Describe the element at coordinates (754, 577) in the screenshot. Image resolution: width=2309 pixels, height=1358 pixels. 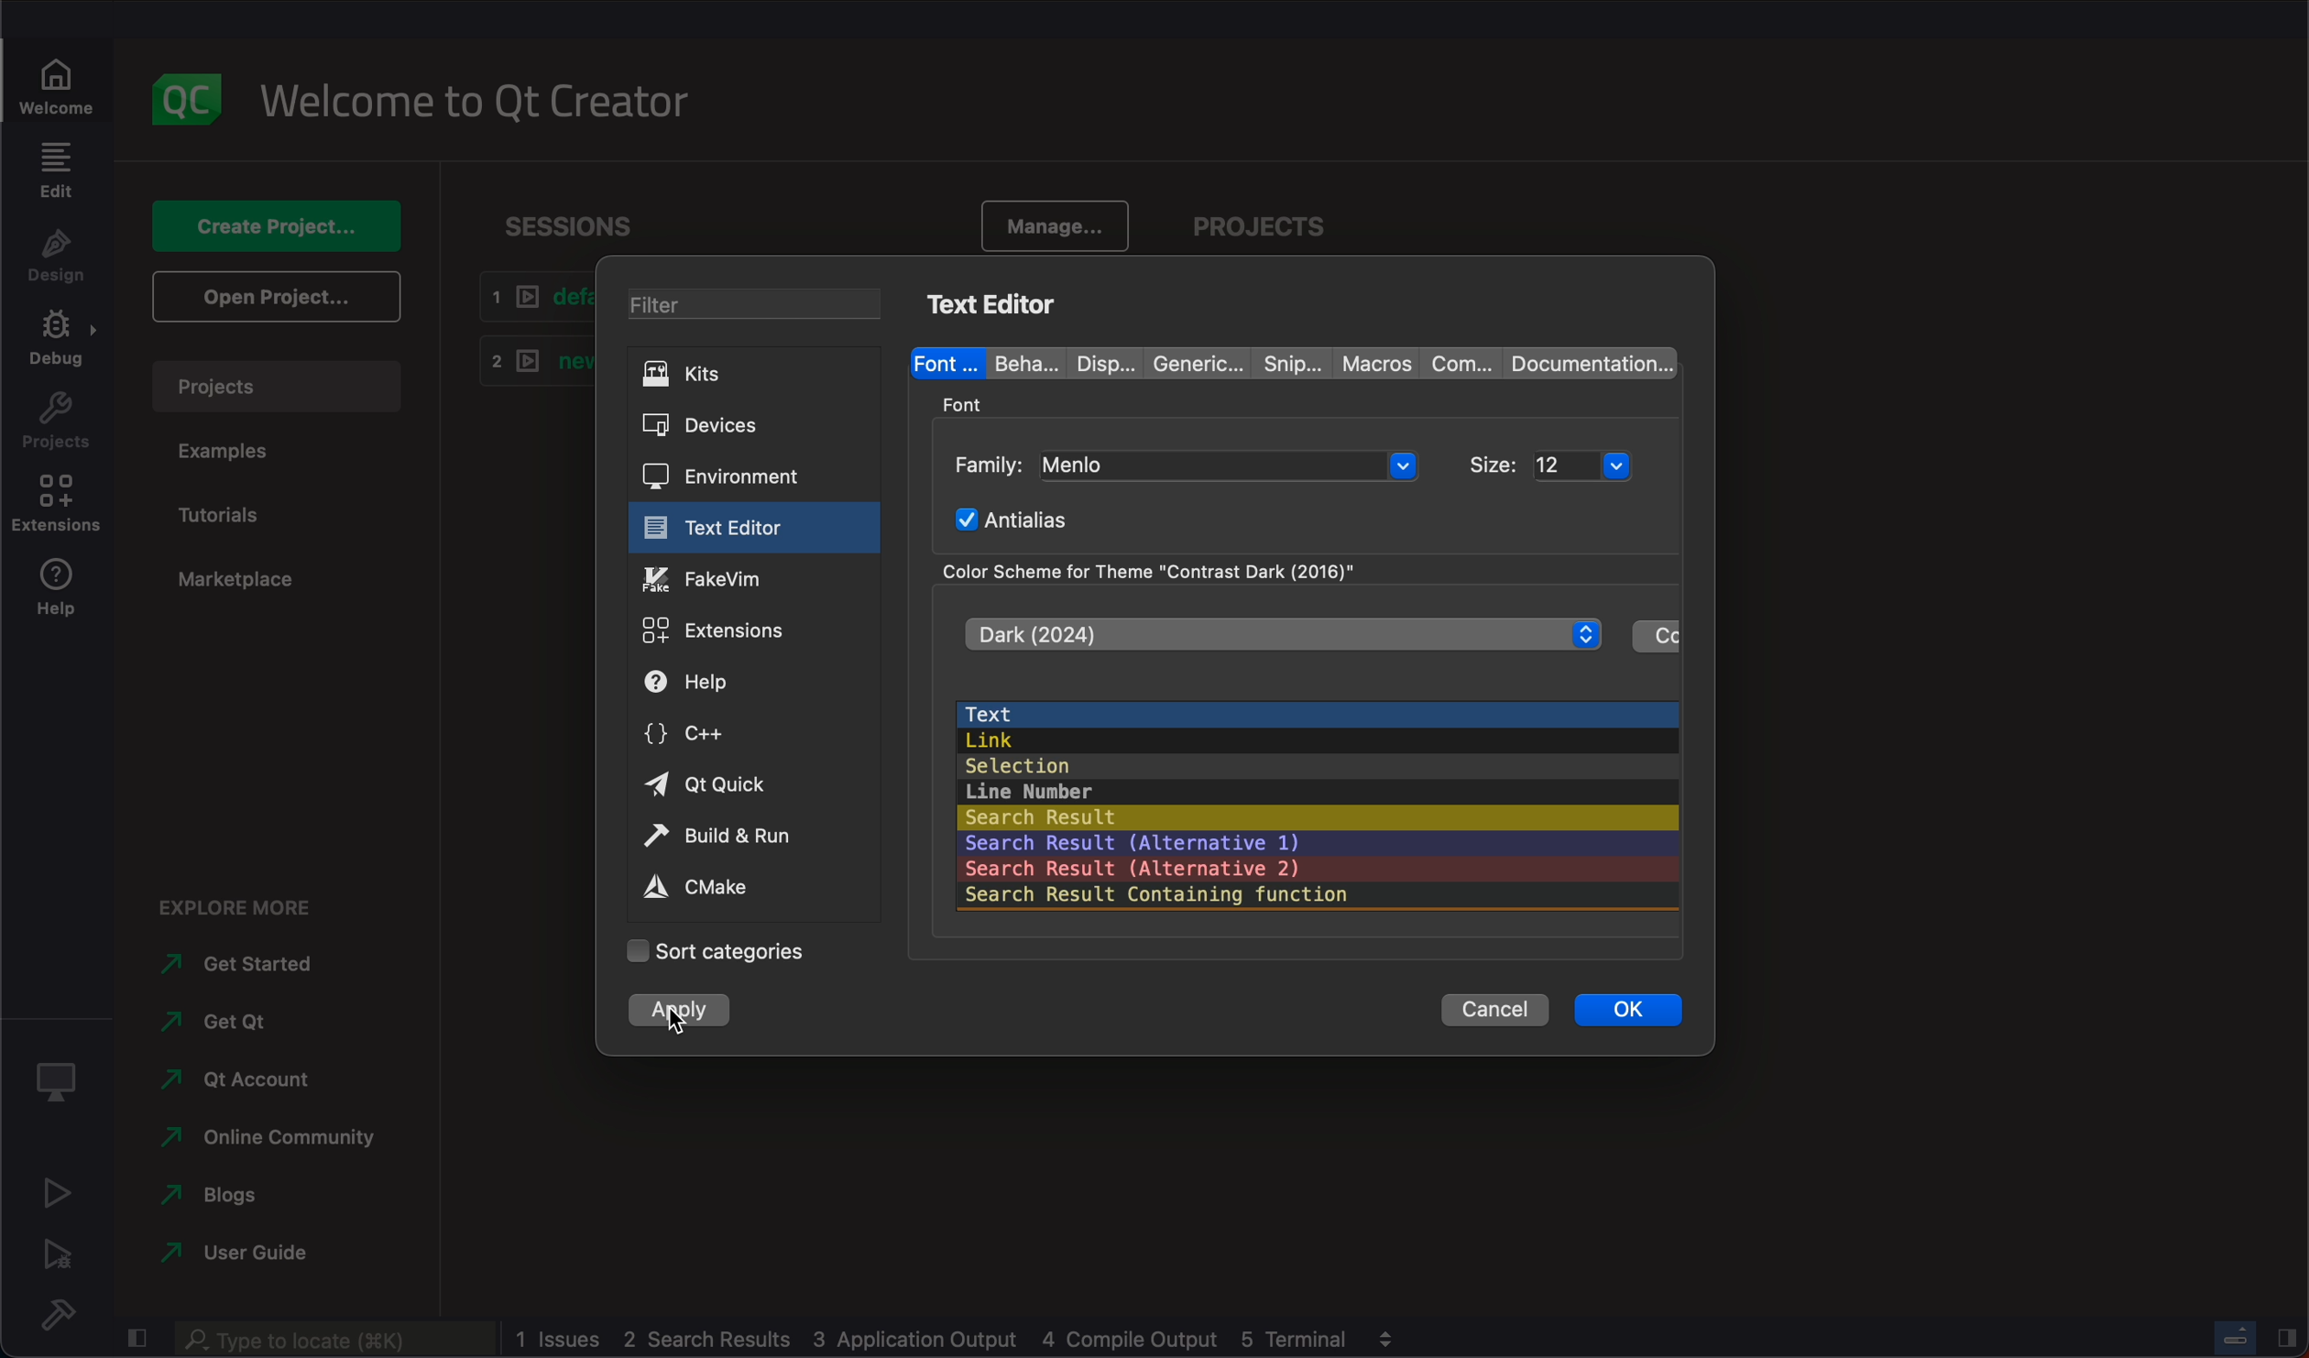
I see `fakevim` at that location.